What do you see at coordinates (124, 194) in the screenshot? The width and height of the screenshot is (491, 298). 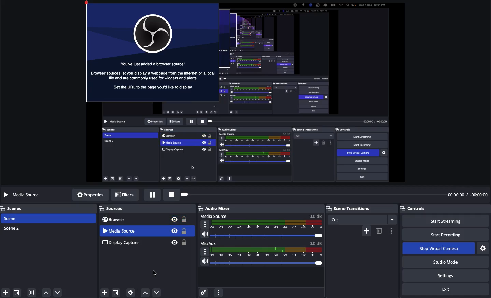 I see `Filters` at bounding box center [124, 194].